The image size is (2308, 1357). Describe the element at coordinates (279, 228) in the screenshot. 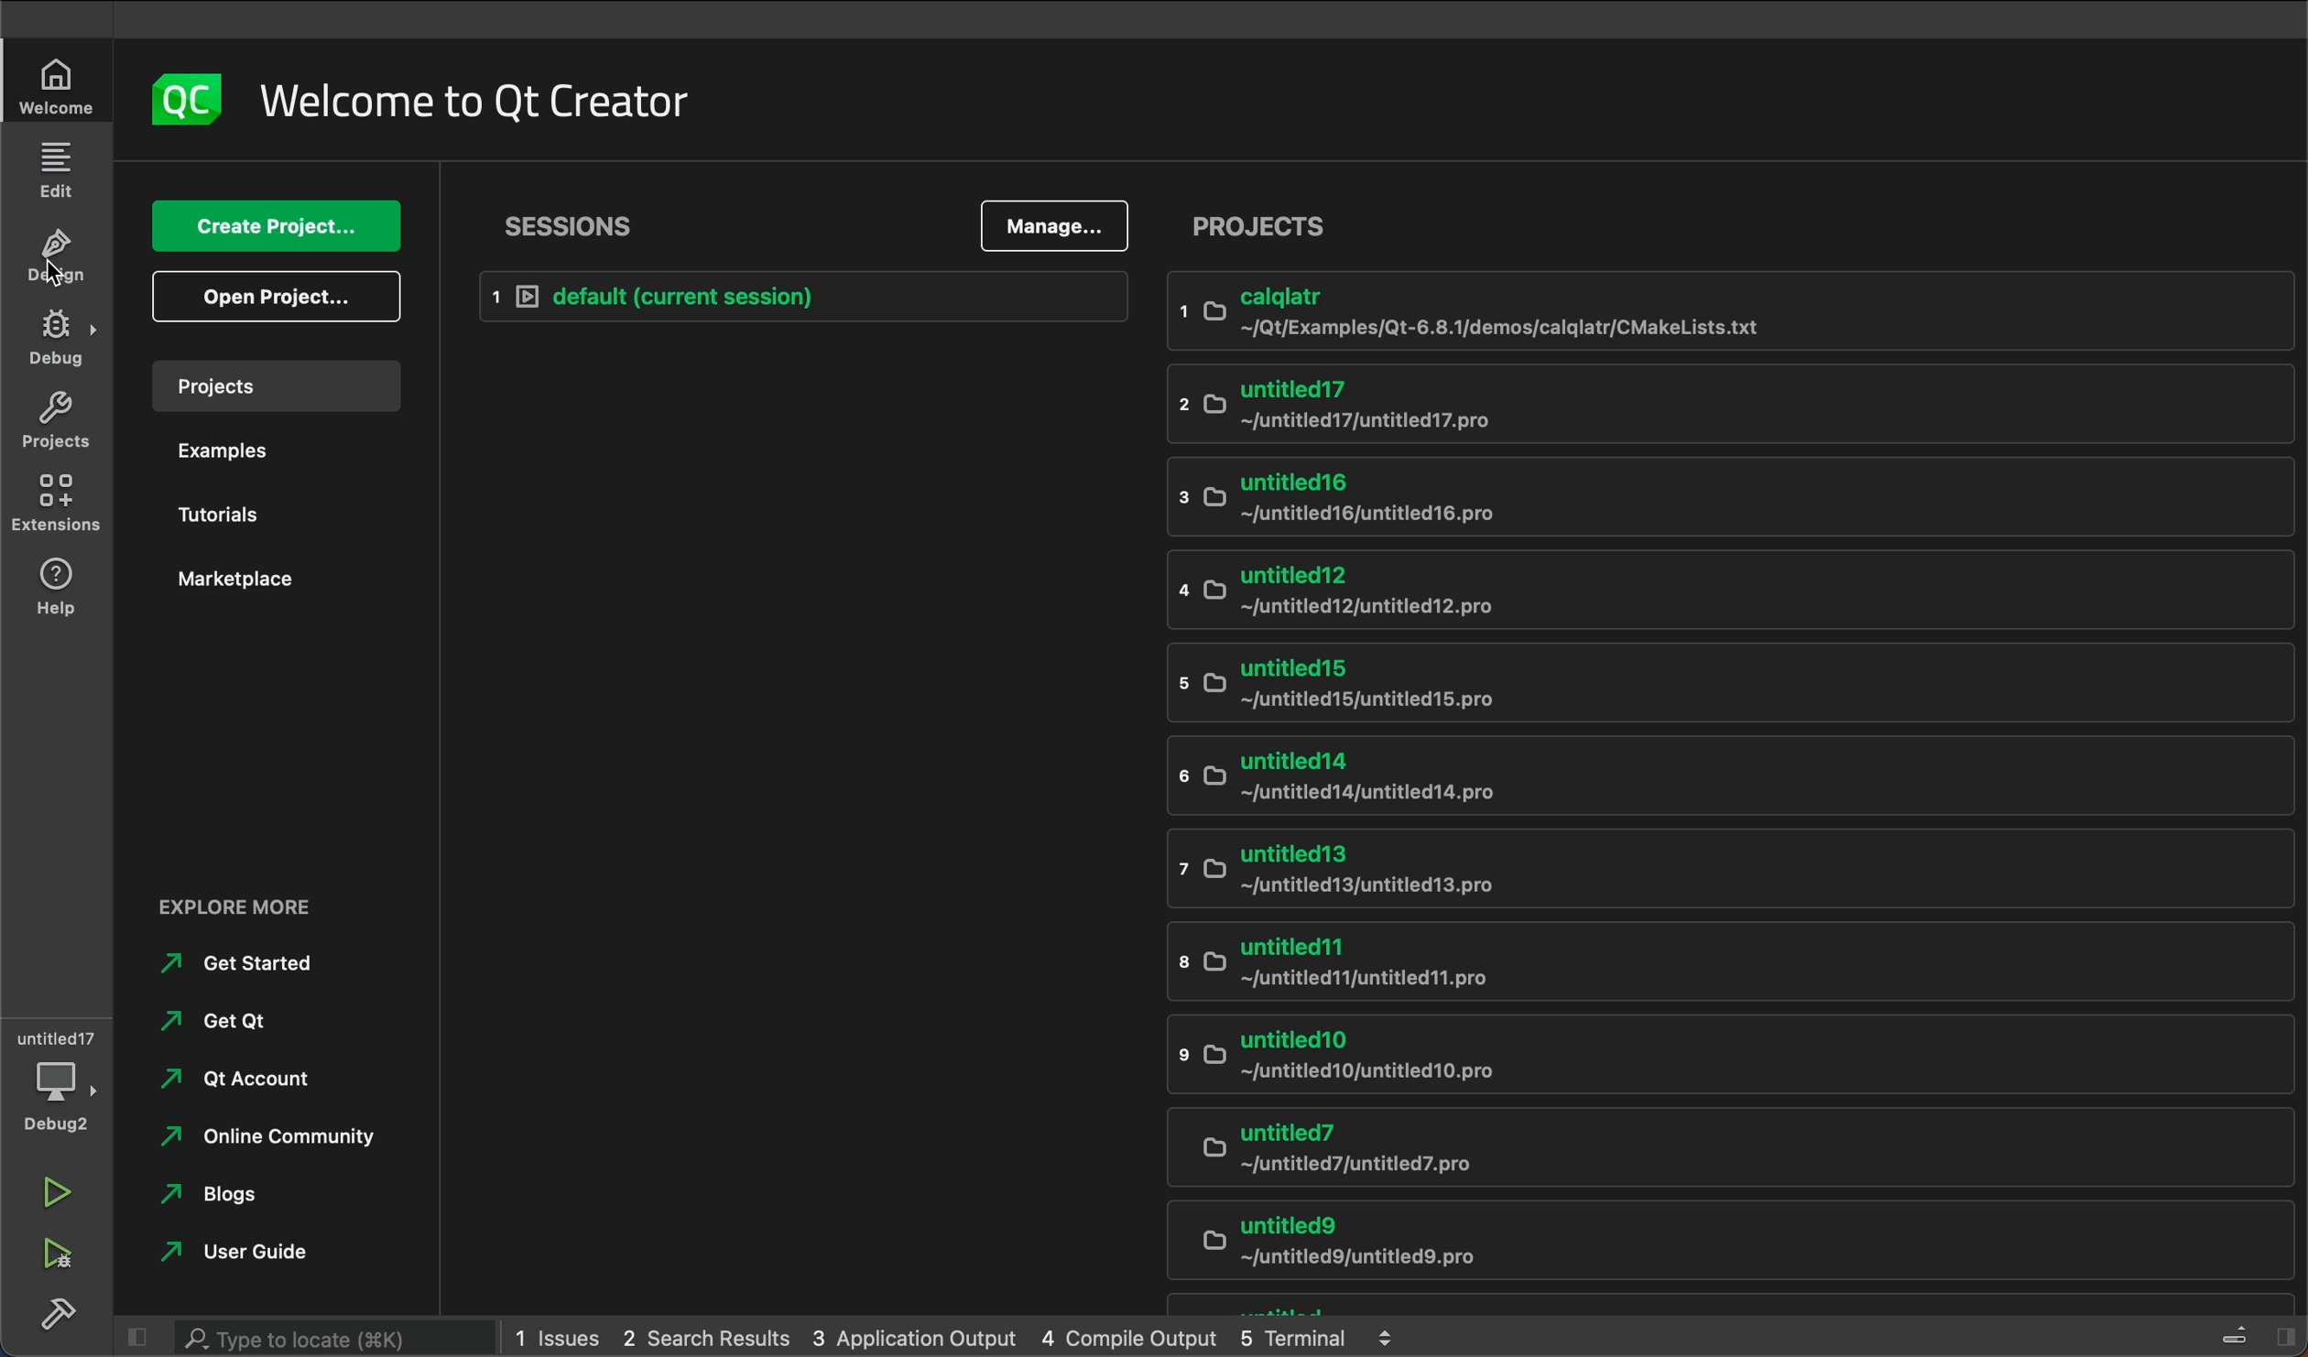

I see `create` at that location.